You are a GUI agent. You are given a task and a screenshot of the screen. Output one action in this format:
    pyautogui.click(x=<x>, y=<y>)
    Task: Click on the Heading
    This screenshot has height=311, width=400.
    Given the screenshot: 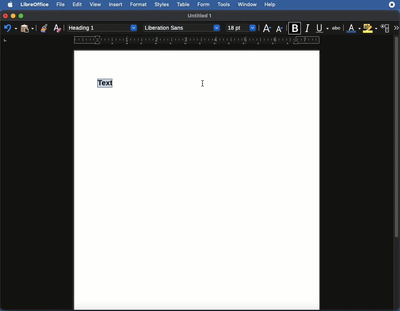 What is the action you would take?
    pyautogui.click(x=107, y=83)
    